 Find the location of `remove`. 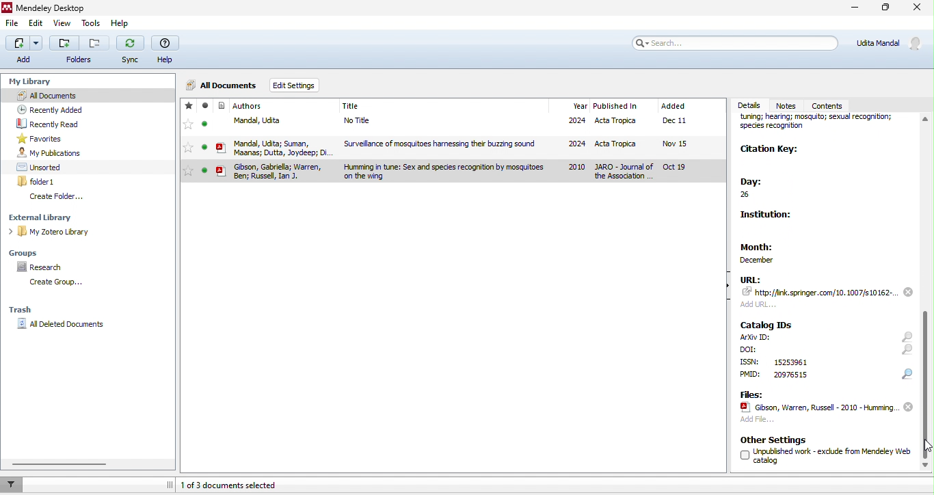

remove is located at coordinates (908, 291).